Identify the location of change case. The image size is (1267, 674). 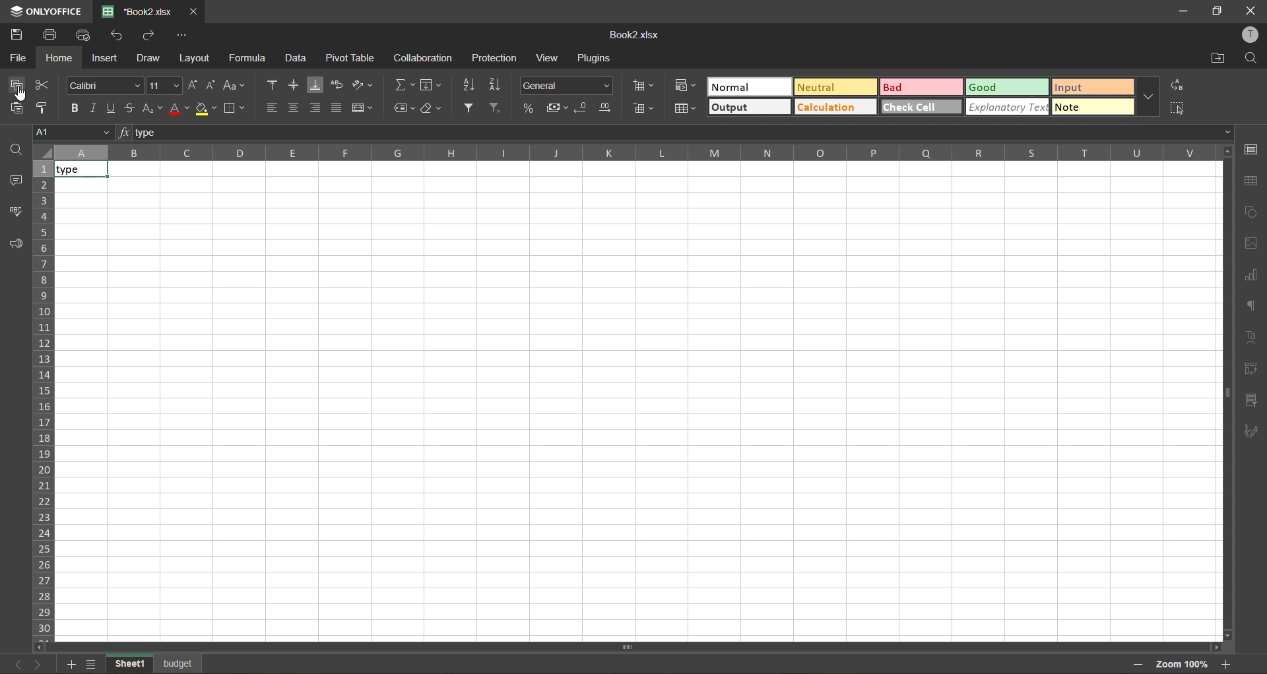
(234, 84).